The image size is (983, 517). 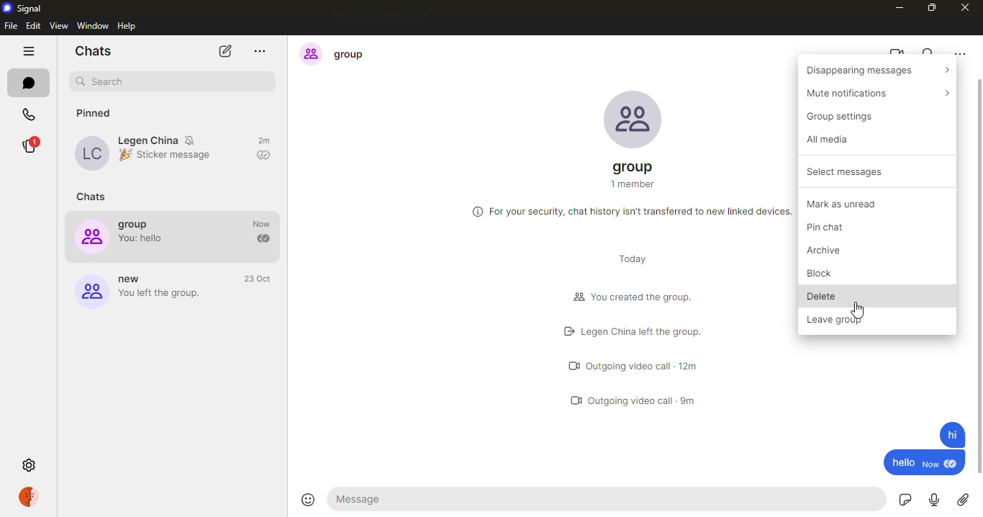 I want to click on profile icon, so click(x=91, y=237).